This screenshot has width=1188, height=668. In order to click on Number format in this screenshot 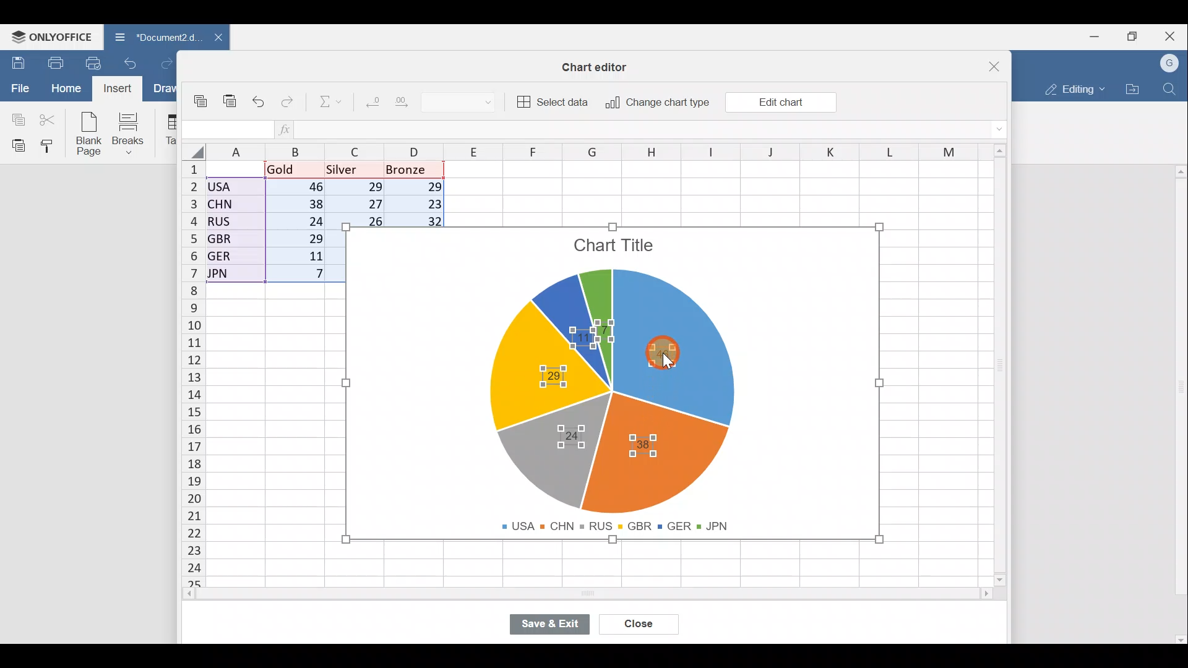, I will do `click(463, 100)`.